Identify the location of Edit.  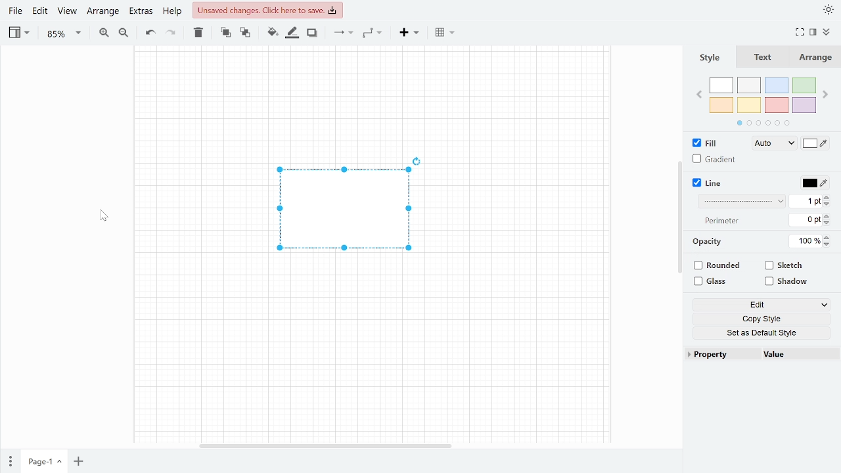
(762, 305).